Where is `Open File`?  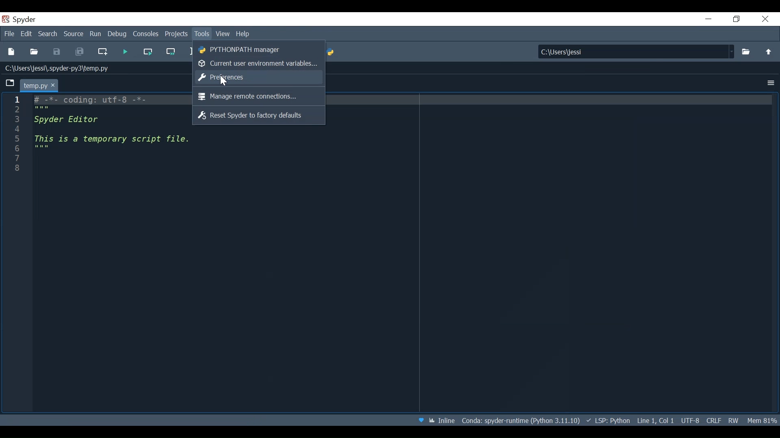 Open File is located at coordinates (33, 53).